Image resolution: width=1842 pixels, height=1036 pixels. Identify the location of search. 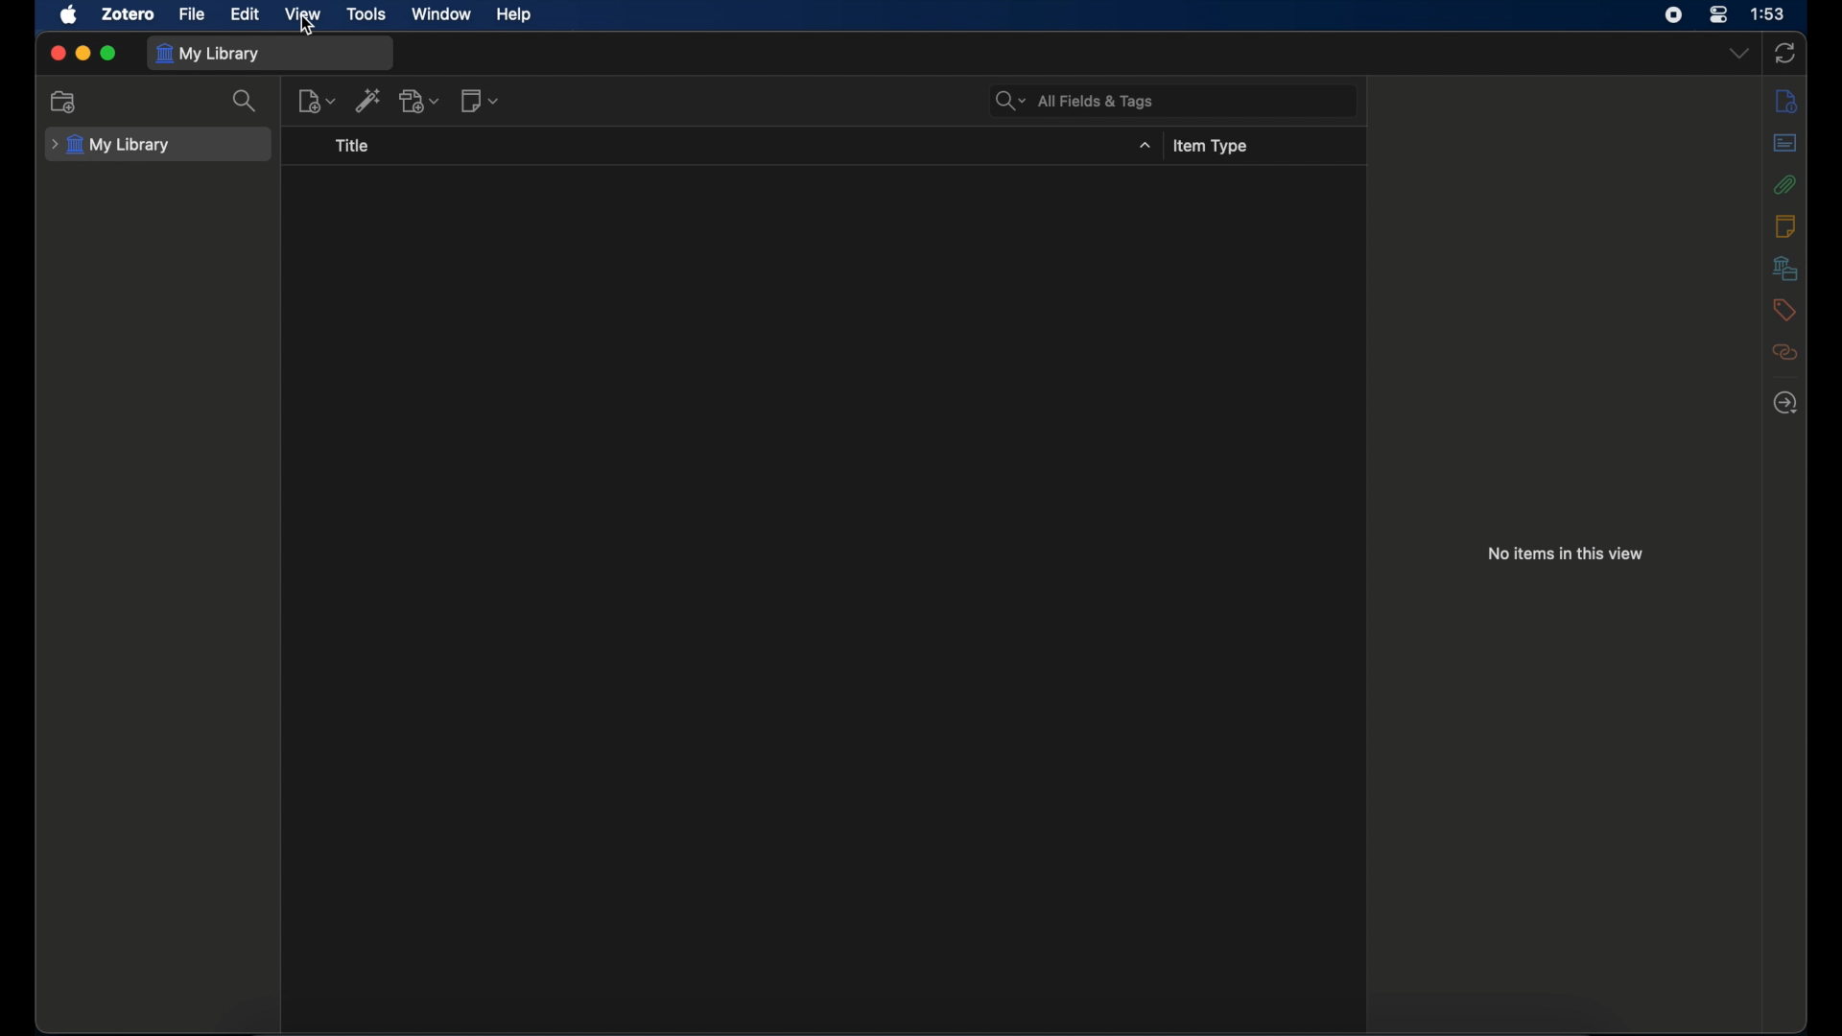
(246, 101).